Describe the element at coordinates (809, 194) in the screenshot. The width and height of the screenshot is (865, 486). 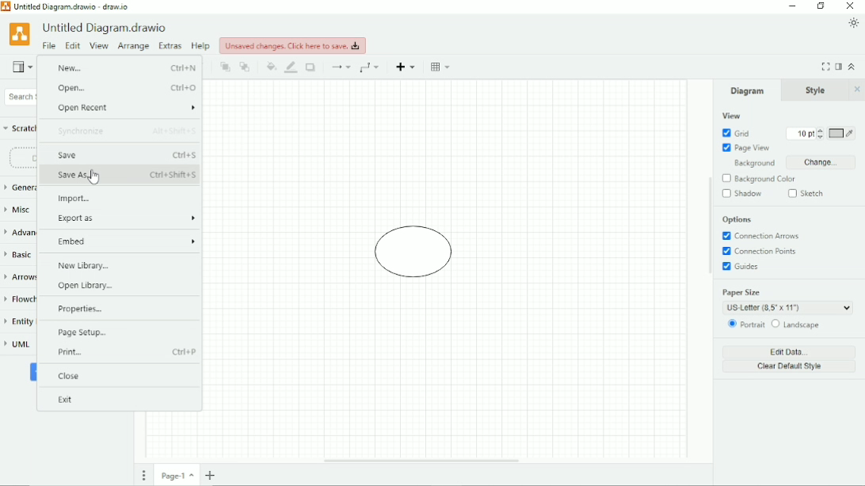
I see `Sketch` at that location.